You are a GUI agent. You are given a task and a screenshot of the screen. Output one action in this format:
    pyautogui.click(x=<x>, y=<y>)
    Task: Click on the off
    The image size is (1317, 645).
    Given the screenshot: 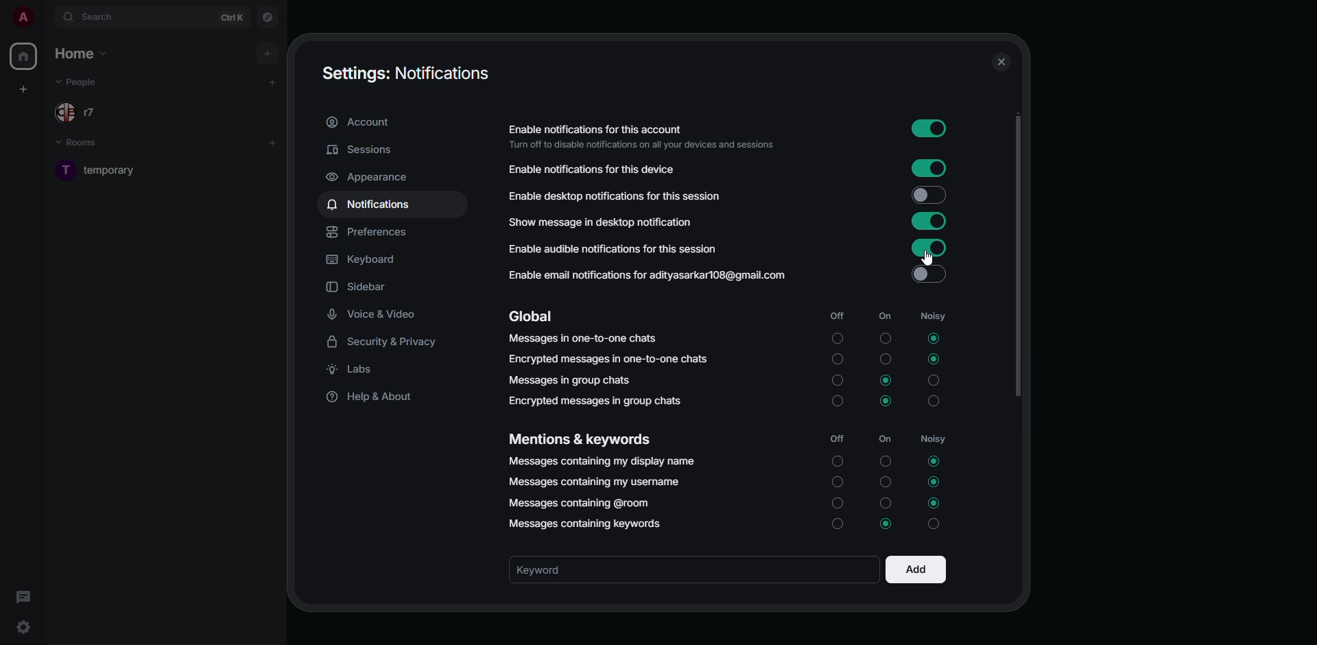 What is the action you would take?
    pyautogui.click(x=836, y=462)
    